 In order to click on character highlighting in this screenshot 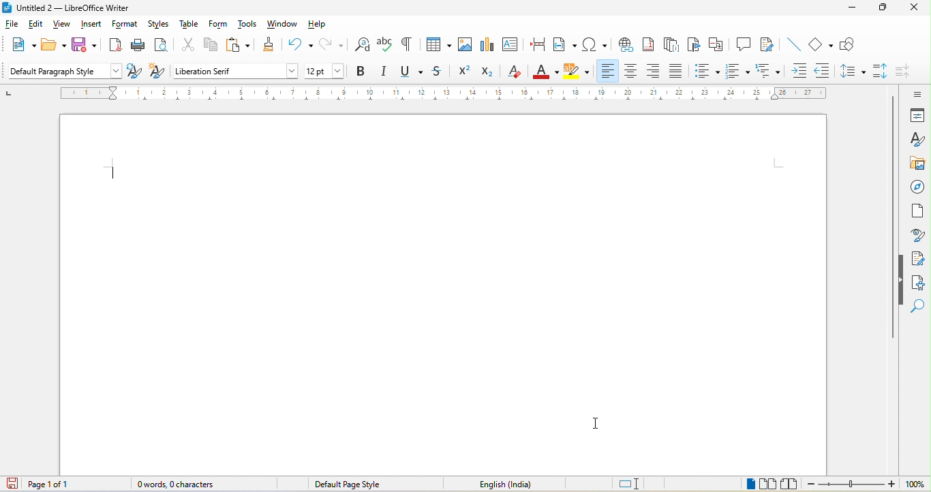, I will do `click(577, 73)`.